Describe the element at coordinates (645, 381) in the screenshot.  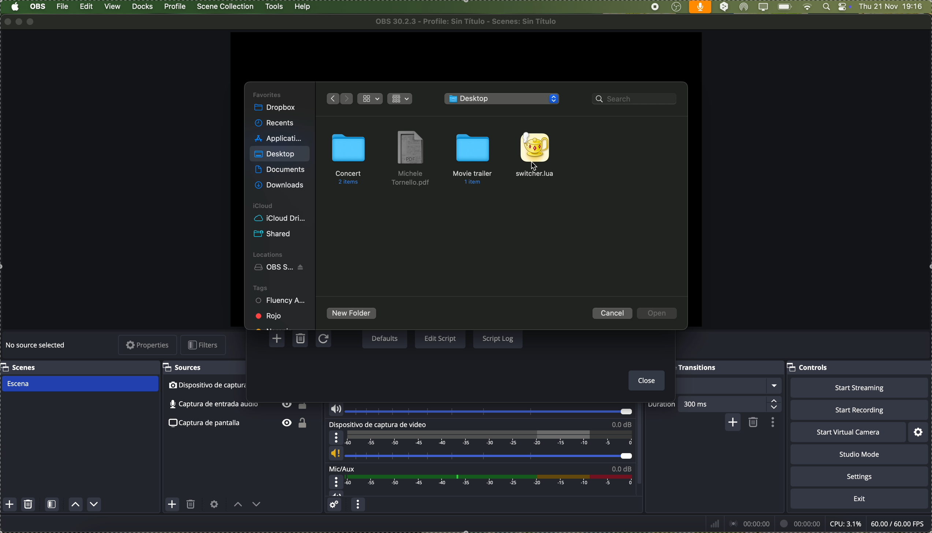
I see `close` at that location.